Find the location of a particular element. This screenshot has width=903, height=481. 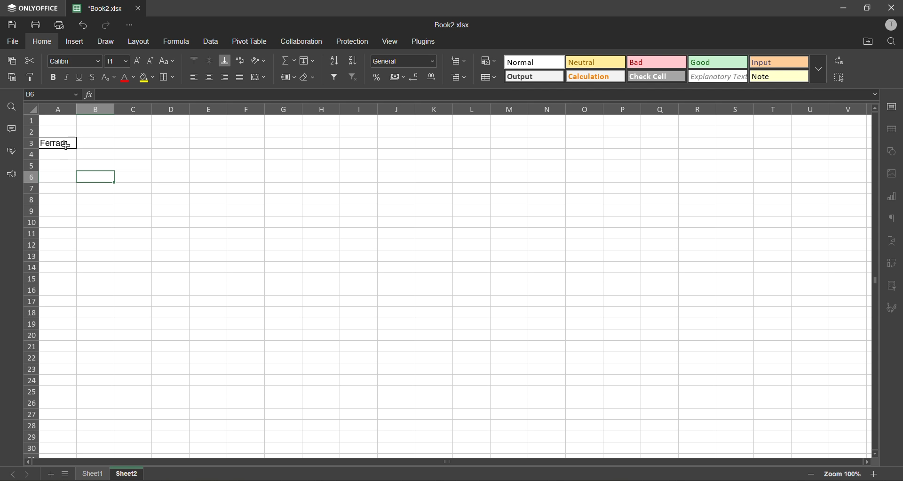

quick print is located at coordinates (59, 25).